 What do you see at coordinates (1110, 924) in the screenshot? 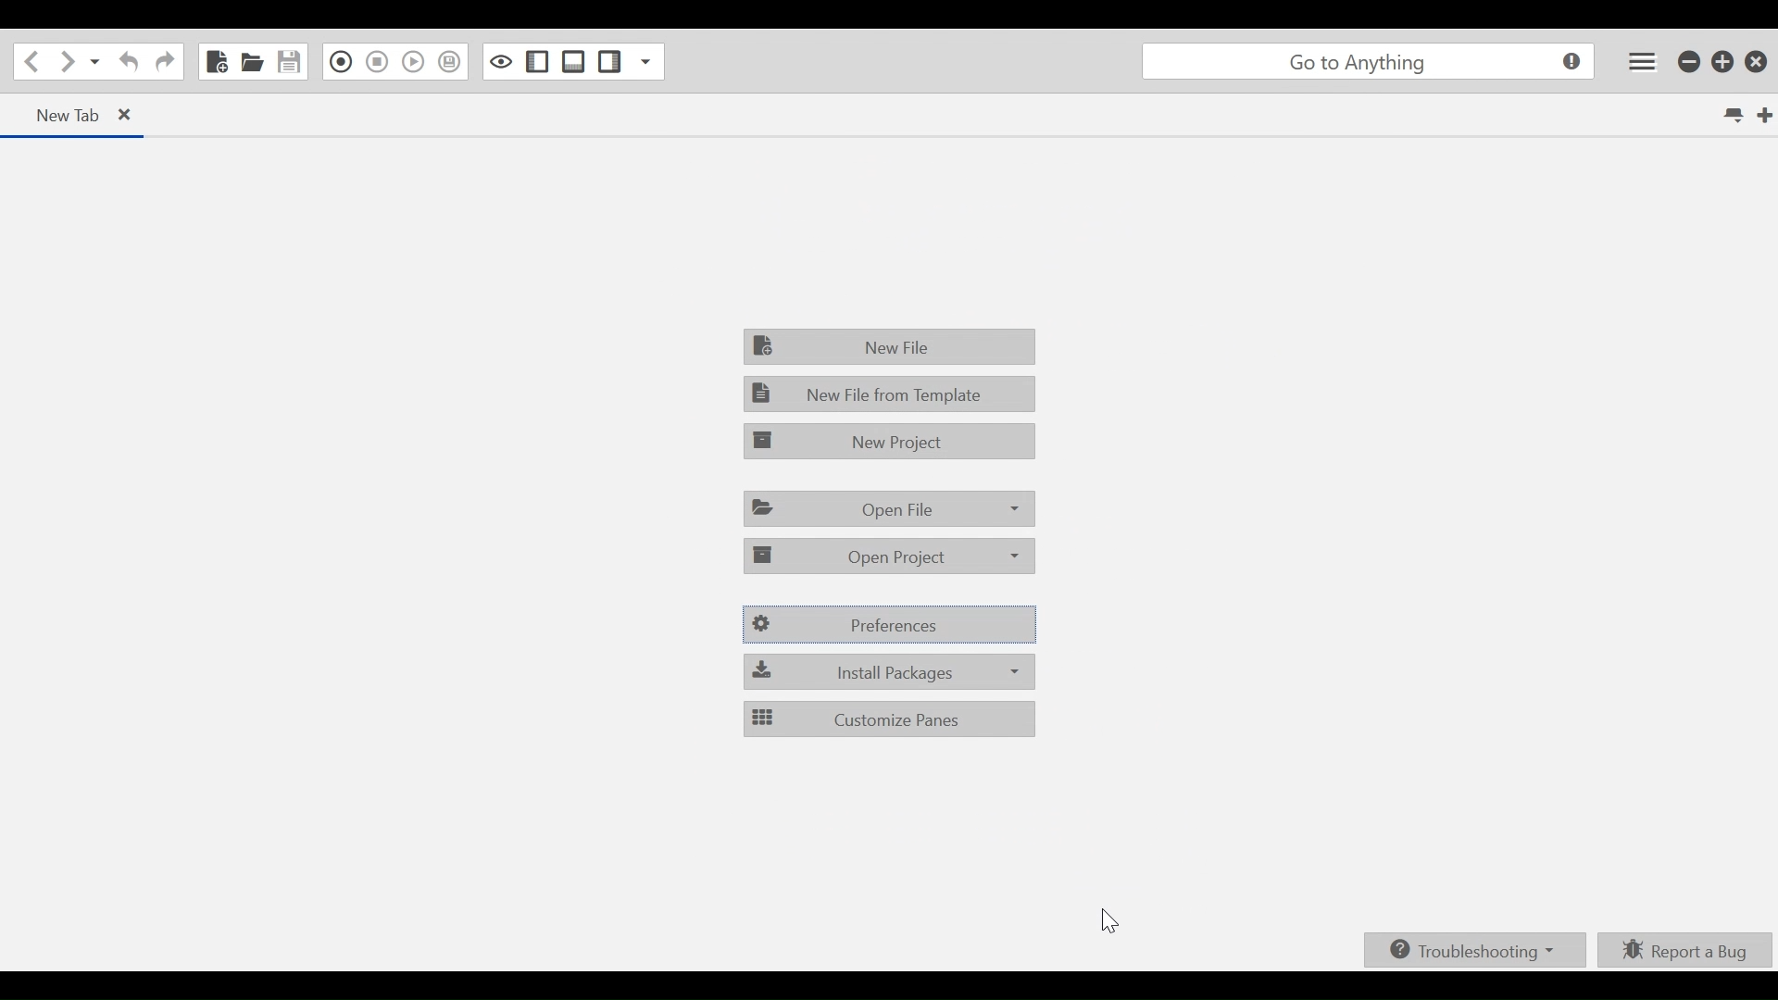
I see `Cursor` at bounding box center [1110, 924].